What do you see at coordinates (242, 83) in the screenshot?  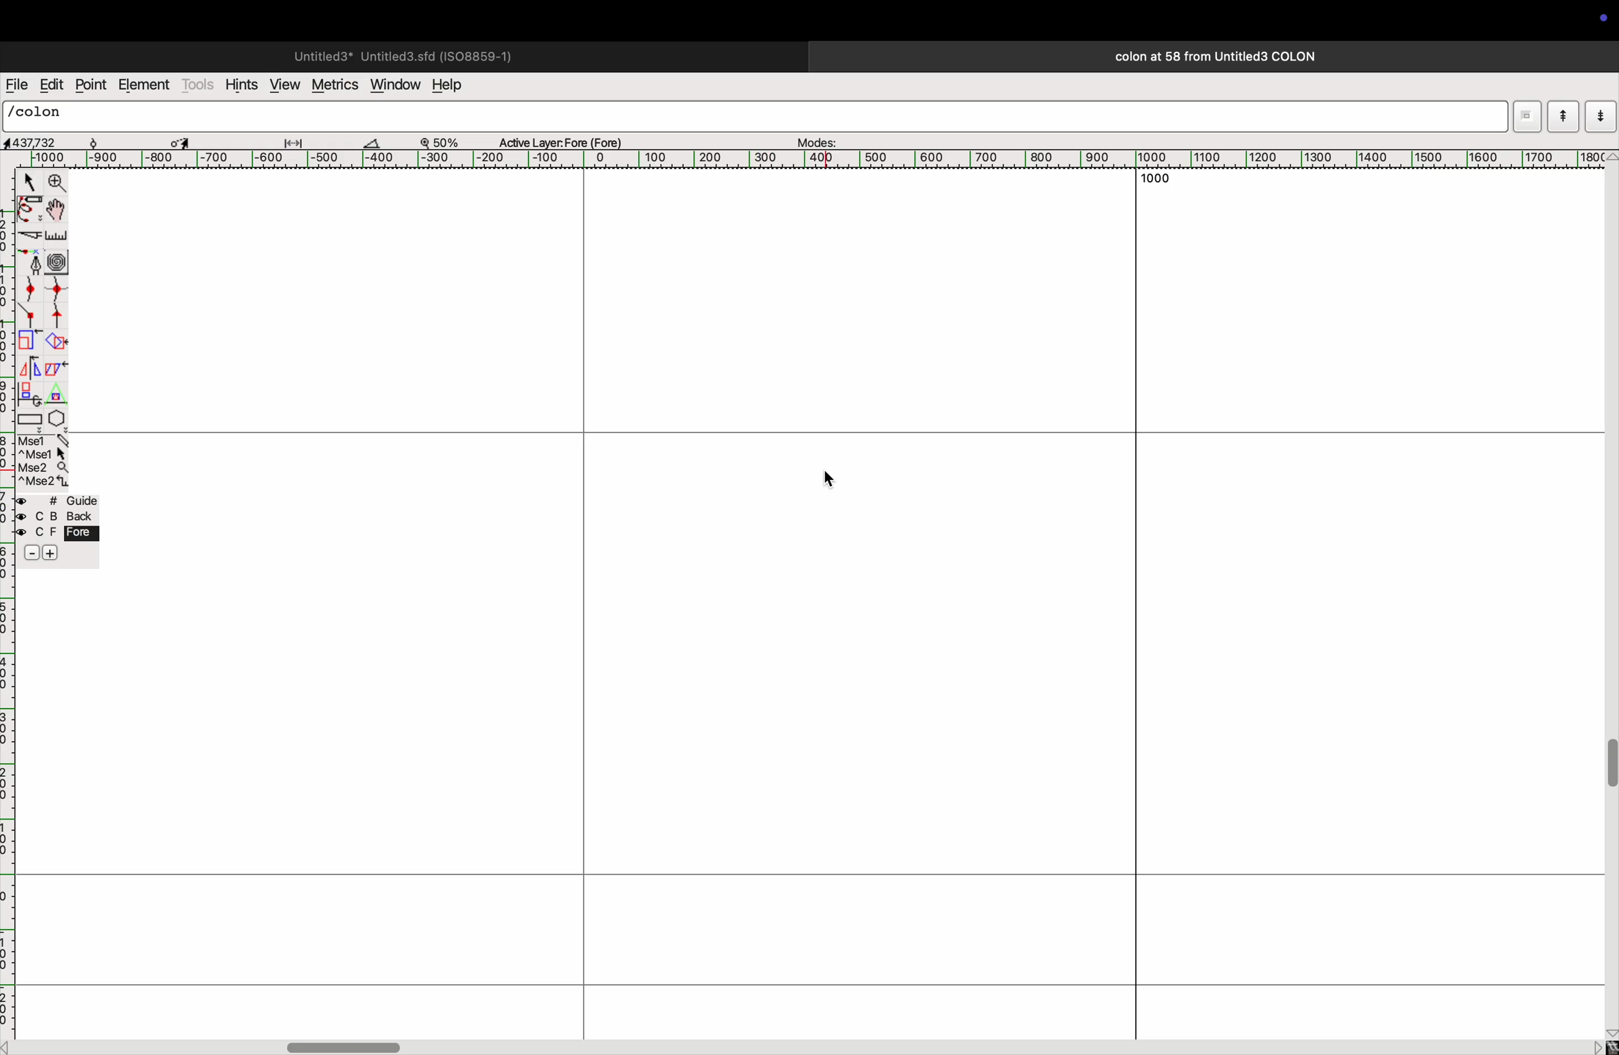 I see `hints` at bounding box center [242, 83].